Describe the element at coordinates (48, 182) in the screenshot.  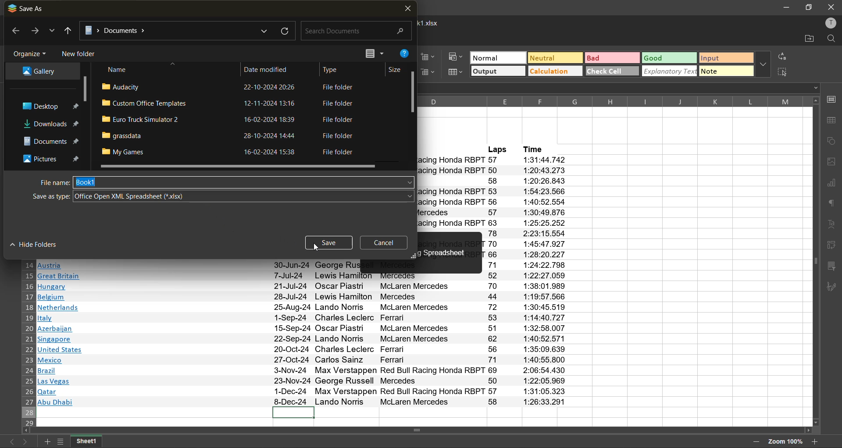
I see `file name` at that location.